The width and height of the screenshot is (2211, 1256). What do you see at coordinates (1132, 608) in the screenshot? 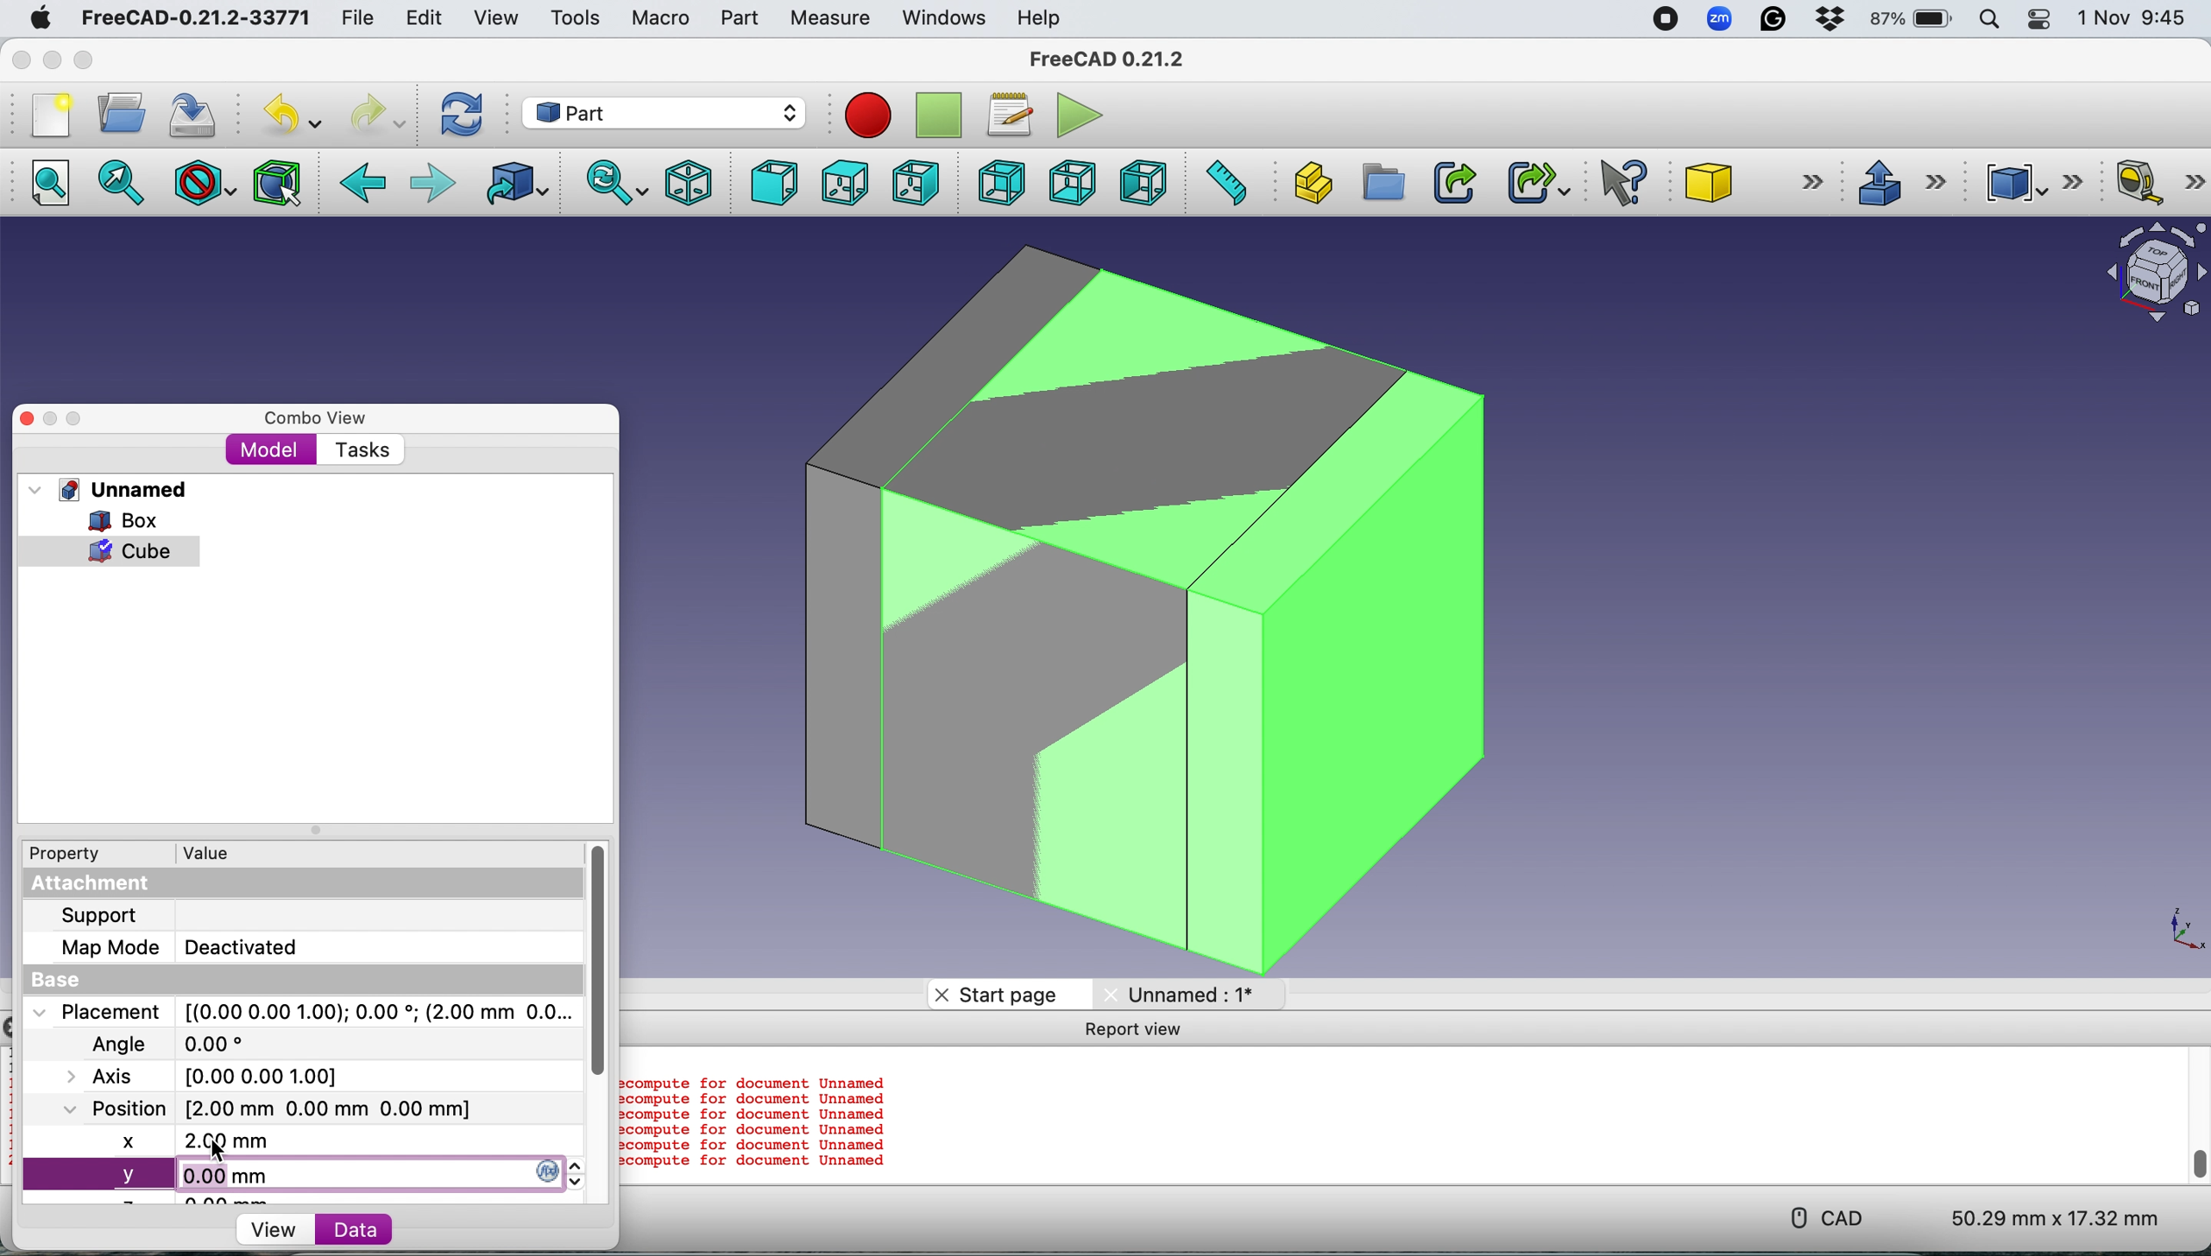
I see `Box` at bounding box center [1132, 608].